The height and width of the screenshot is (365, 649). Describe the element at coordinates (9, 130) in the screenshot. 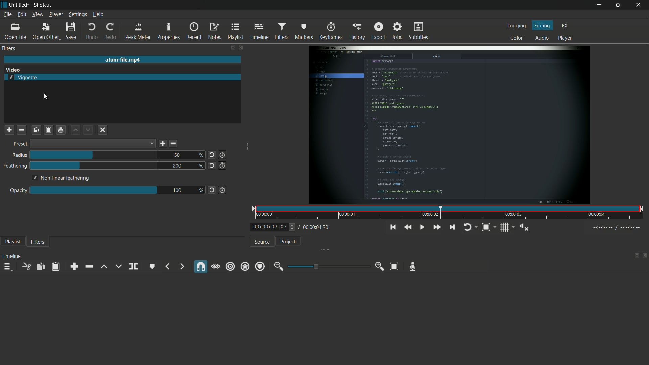

I see `add a filter` at that location.